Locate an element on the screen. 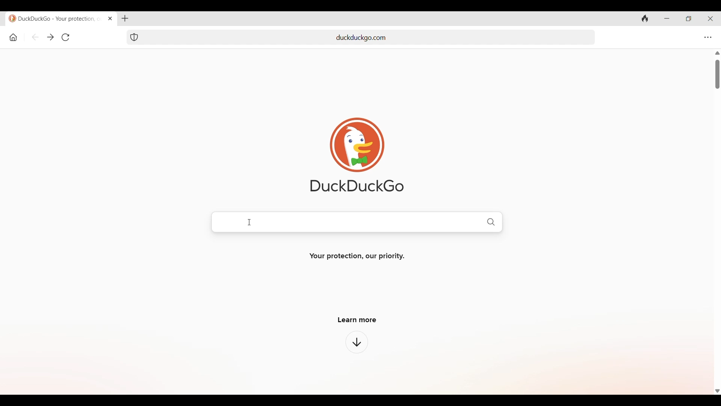  Close browser is located at coordinates (710, 18).